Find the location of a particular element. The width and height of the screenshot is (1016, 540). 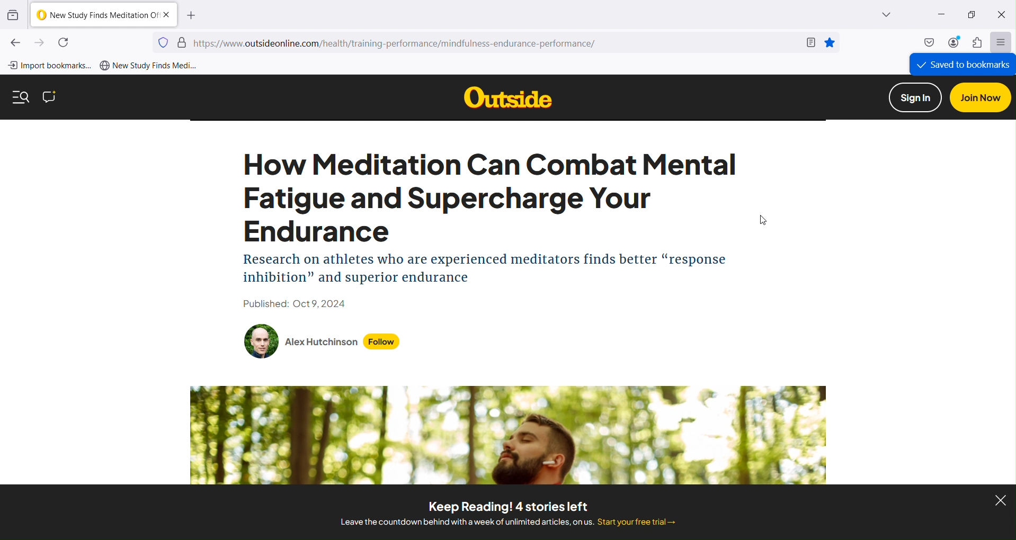

New bookmark added is located at coordinates (148, 66).